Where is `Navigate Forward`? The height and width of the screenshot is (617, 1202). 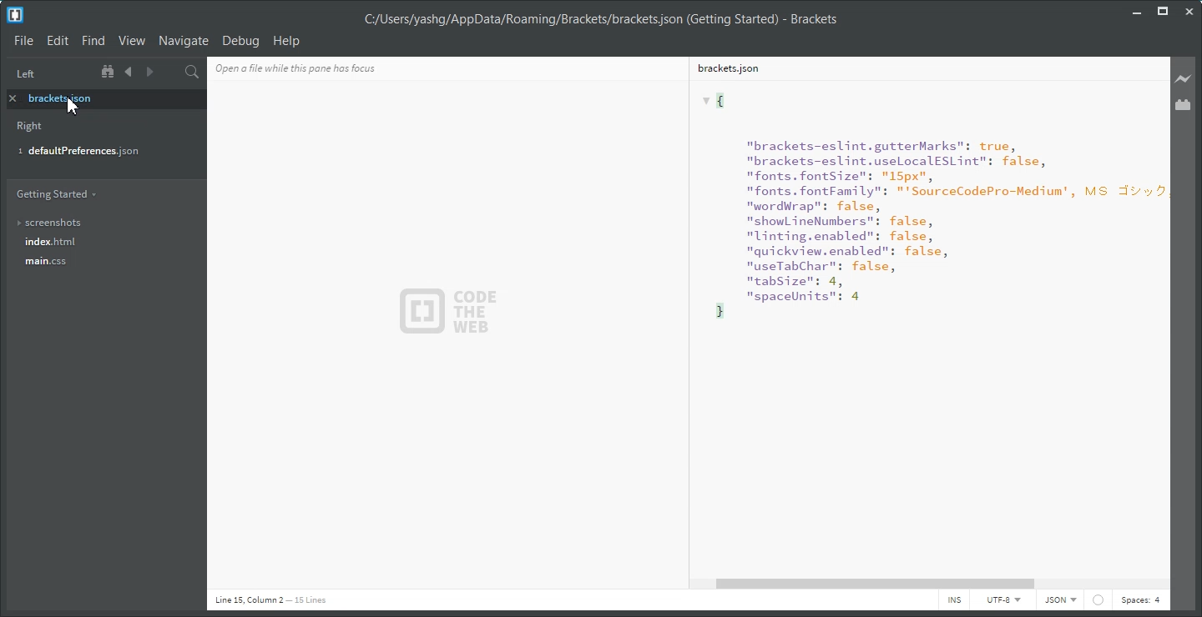
Navigate Forward is located at coordinates (148, 73).